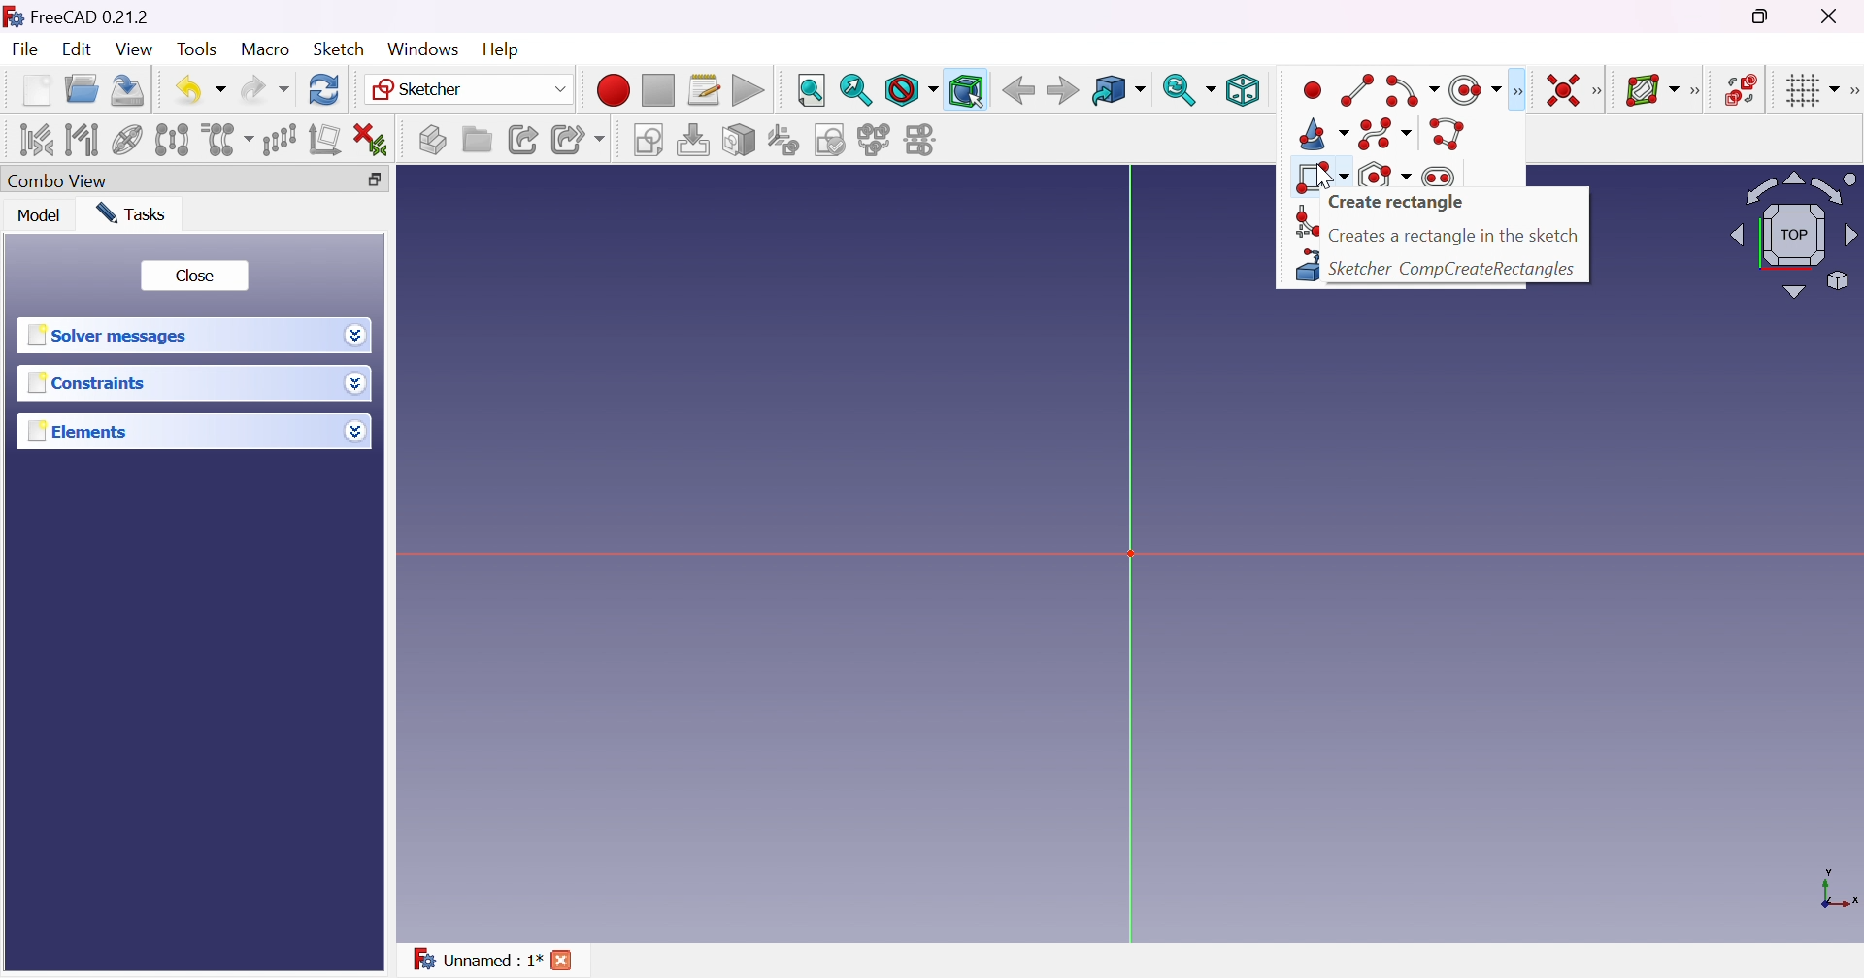 This screenshot has height=978, width=1864. I want to click on Drop down, so click(355, 382).